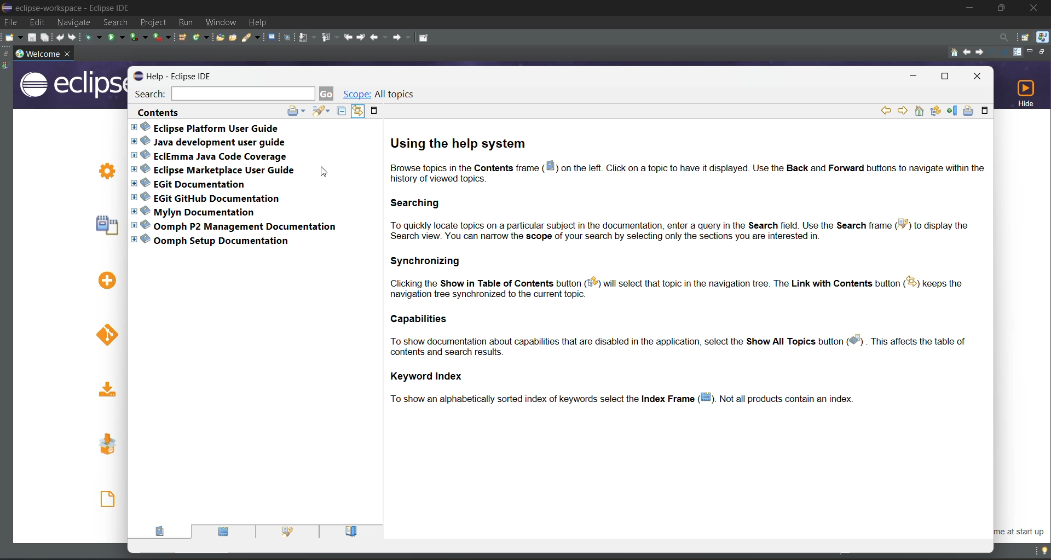  What do you see at coordinates (155, 21) in the screenshot?
I see `project` at bounding box center [155, 21].